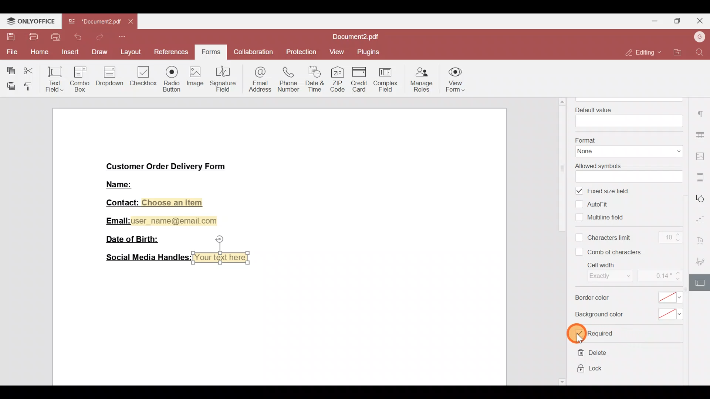 This screenshot has width=710, height=399. What do you see at coordinates (338, 78) in the screenshot?
I see `ZIP code` at bounding box center [338, 78].